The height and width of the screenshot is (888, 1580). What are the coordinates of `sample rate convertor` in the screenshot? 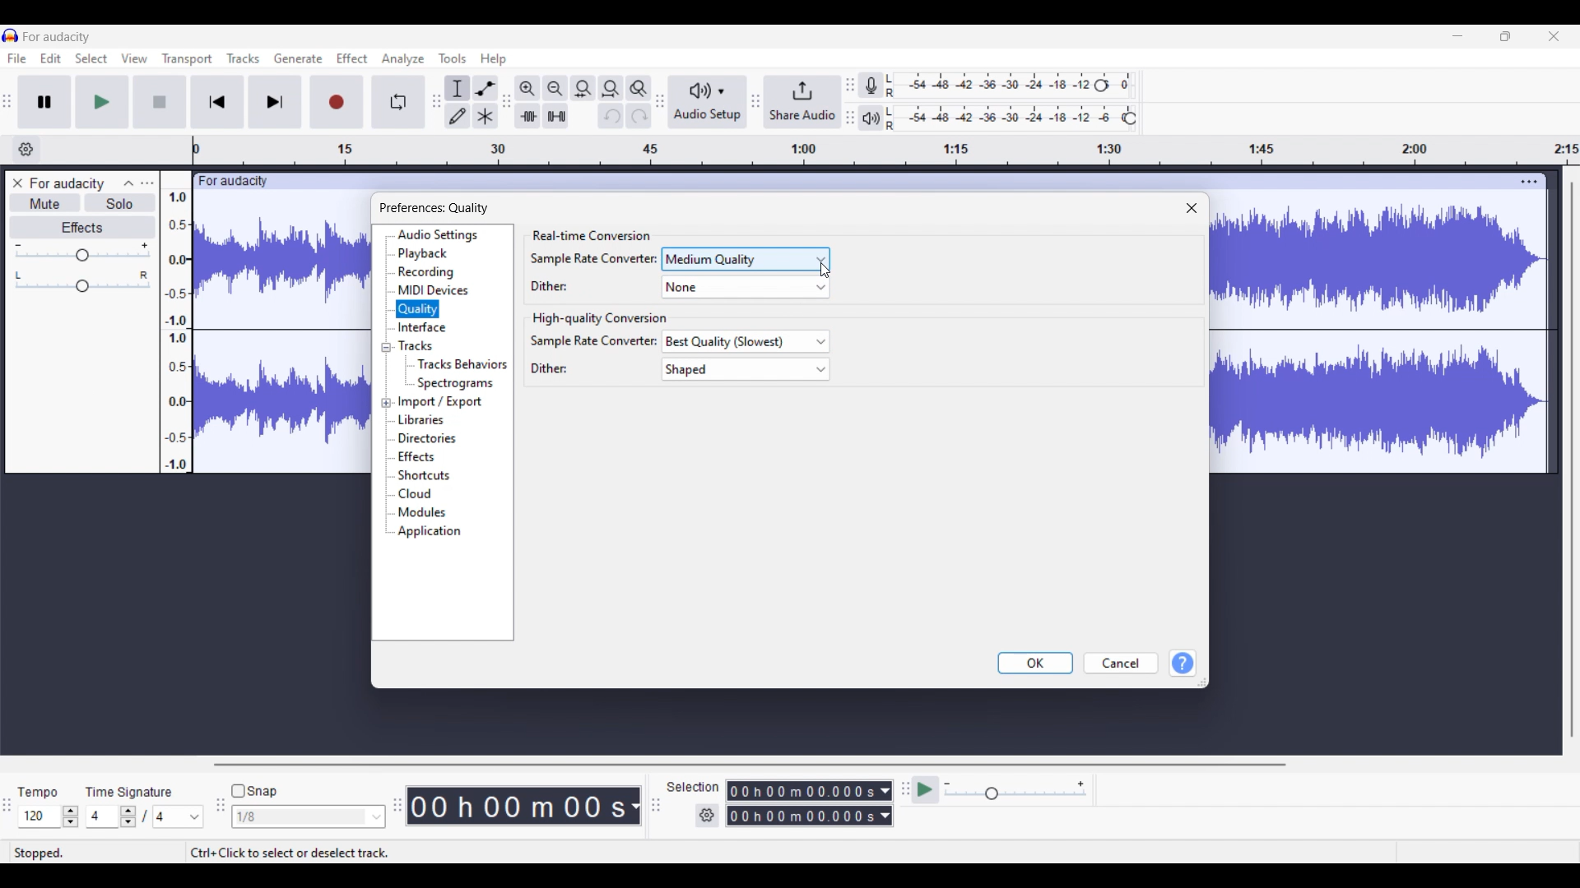 It's located at (594, 340).